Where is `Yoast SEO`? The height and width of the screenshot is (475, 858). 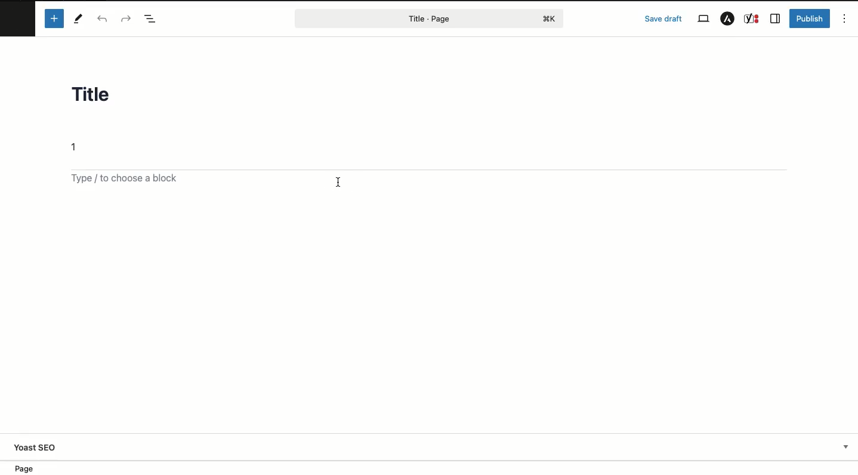
Yoast SEO is located at coordinates (36, 449).